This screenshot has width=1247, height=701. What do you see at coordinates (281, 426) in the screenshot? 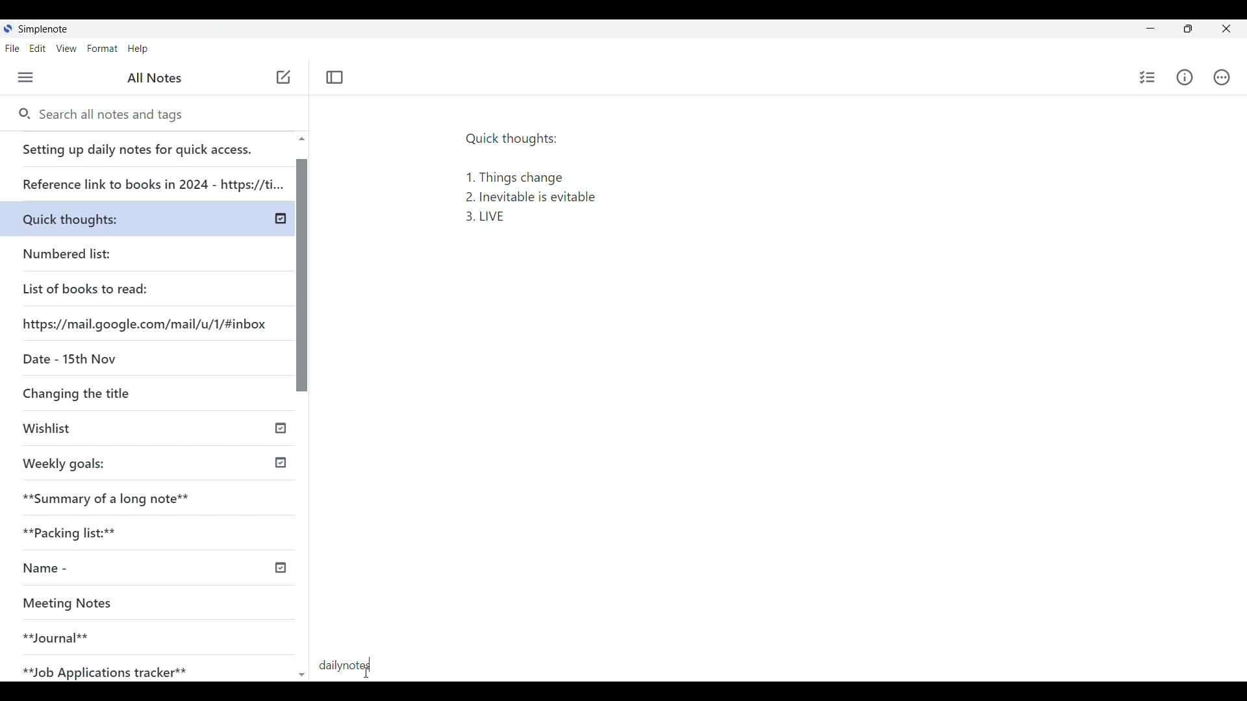
I see `published` at bounding box center [281, 426].